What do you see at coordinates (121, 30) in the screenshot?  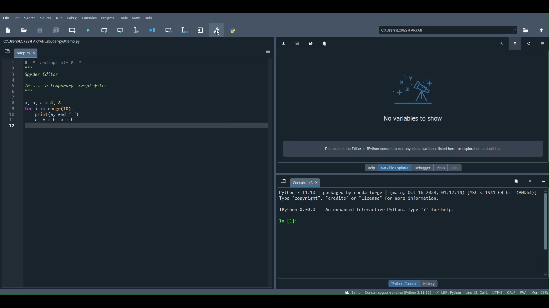 I see `Run current cell and go to the next one (Shift + Return)` at bounding box center [121, 30].